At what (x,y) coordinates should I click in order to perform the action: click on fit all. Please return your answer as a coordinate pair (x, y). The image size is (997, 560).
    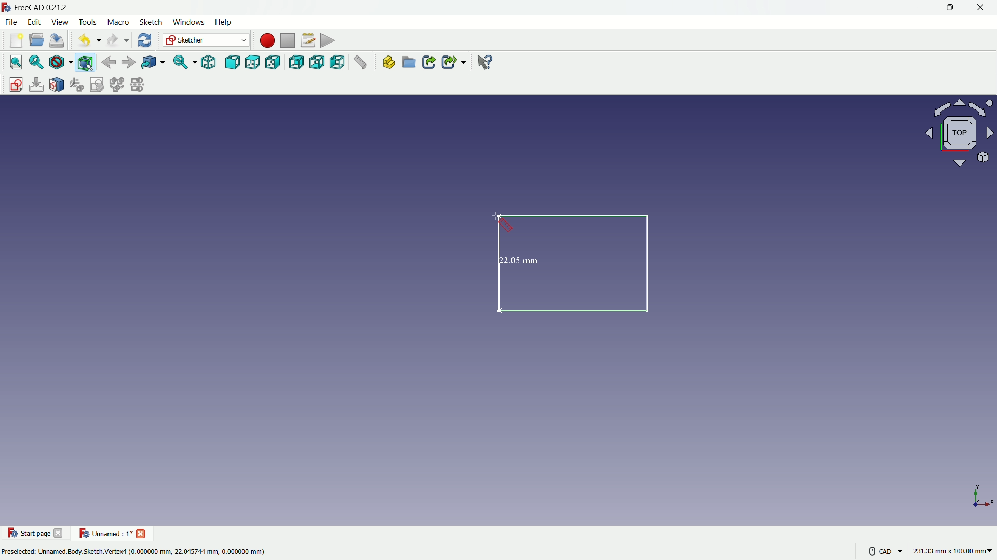
    Looking at the image, I should click on (14, 62).